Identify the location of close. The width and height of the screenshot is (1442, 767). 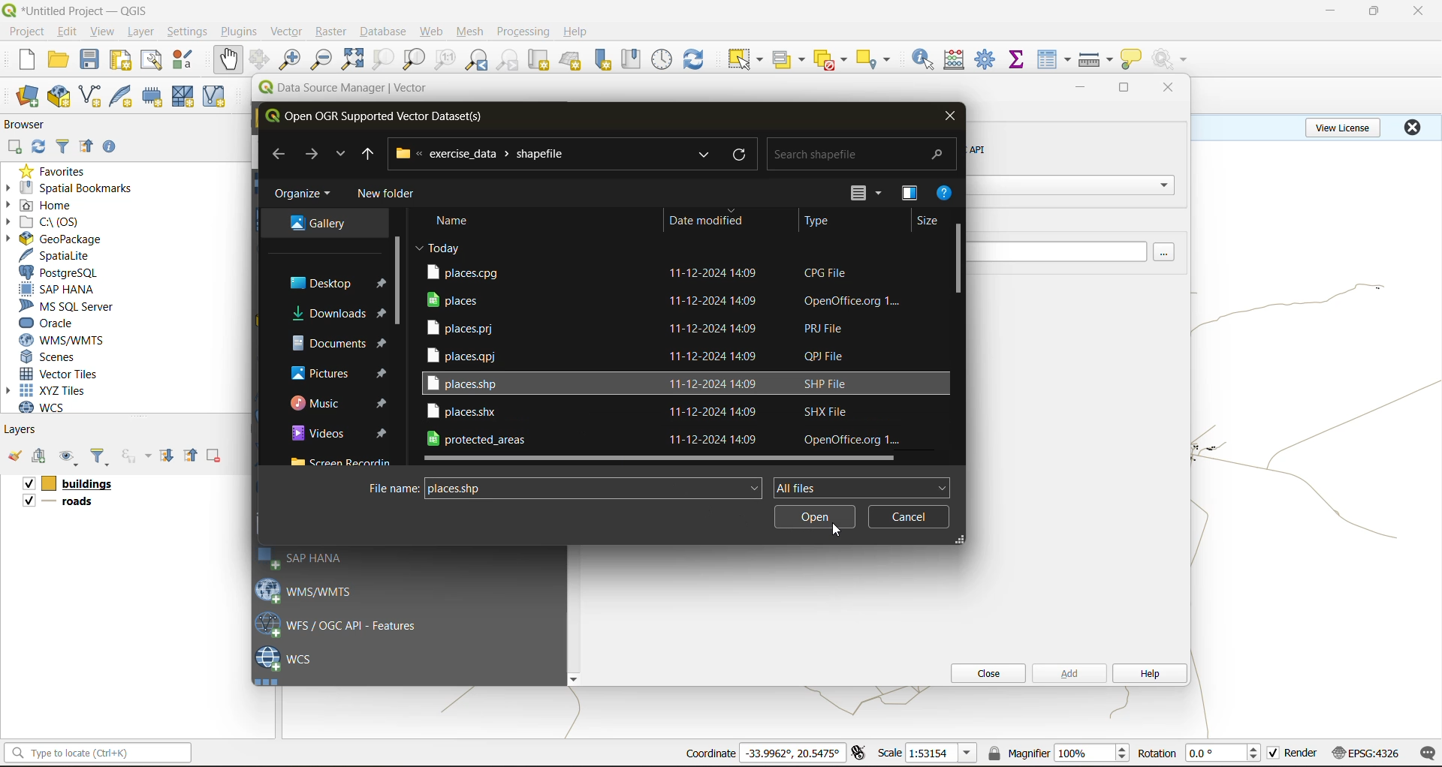
(1412, 127).